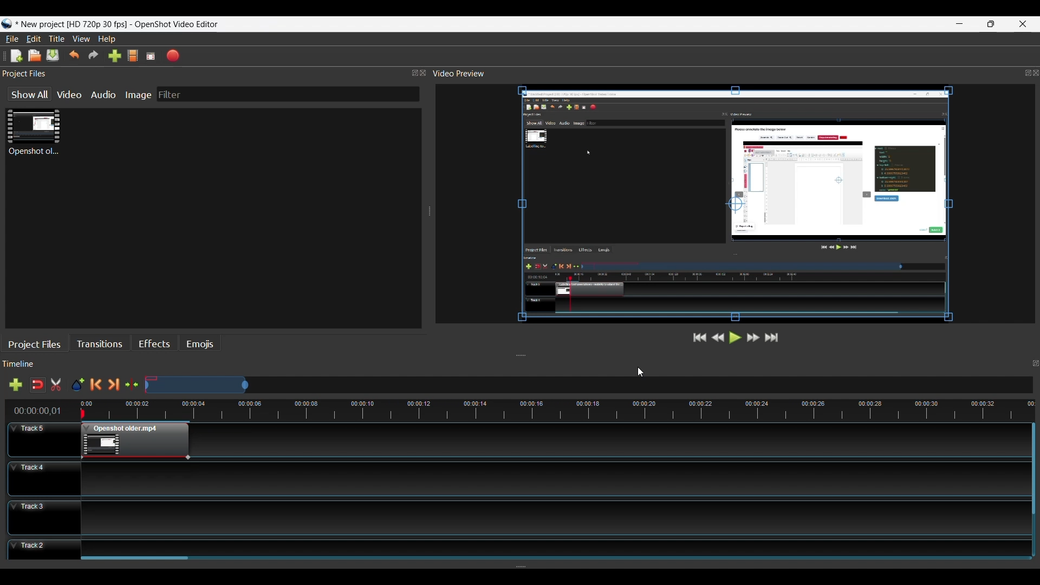 This screenshot has width=1040, height=585. Describe the element at coordinates (142, 365) in the screenshot. I see `Timeline Panel` at that location.